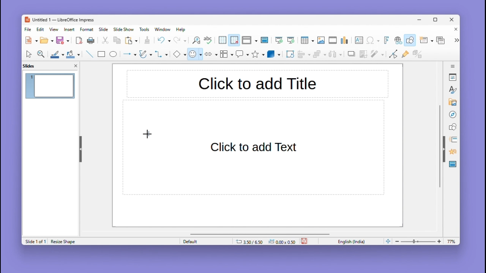 The height and width of the screenshot is (273, 486). What do you see at coordinates (426, 41) in the screenshot?
I see `New slide` at bounding box center [426, 41].